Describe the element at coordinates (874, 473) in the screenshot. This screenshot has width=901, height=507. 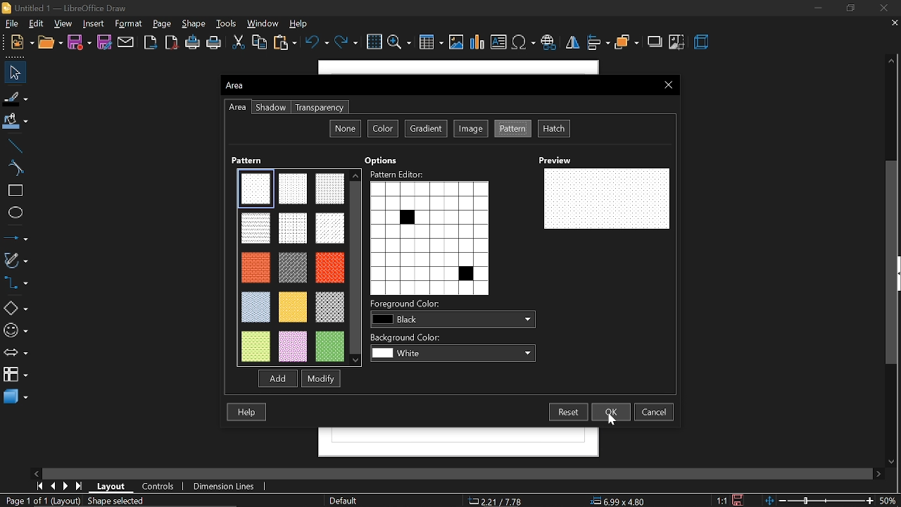
I see `move right` at that location.